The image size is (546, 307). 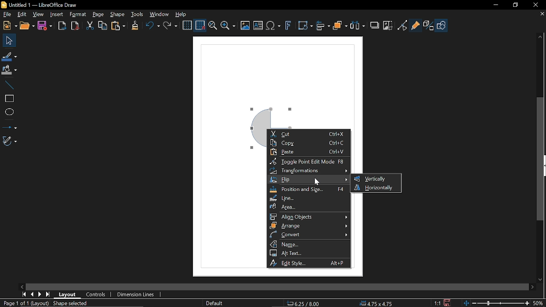 I want to click on Paste, so click(x=118, y=26).